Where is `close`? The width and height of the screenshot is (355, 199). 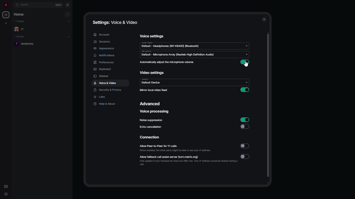
close is located at coordinates (265, 19).